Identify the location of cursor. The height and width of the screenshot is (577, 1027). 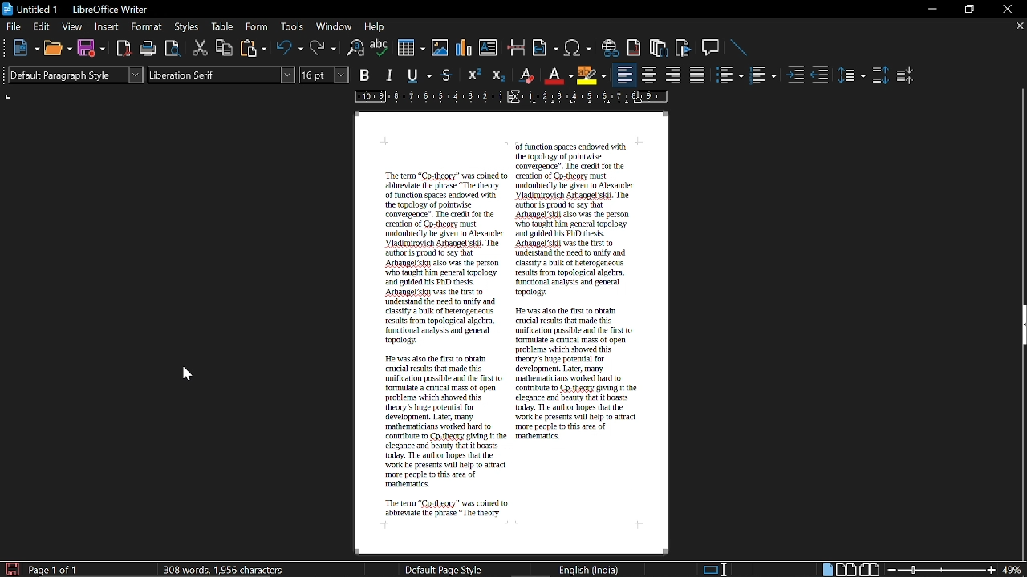
(184, 376).